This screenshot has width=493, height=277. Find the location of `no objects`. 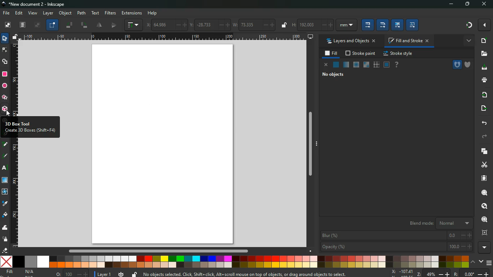

no objects is located at coordinates (333, 75).